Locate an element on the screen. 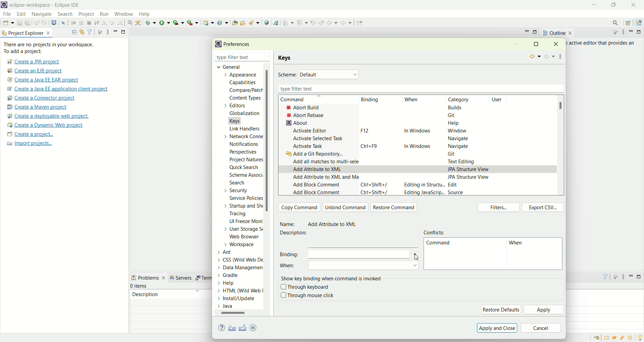  maximize is located at coordinates (536, 44).